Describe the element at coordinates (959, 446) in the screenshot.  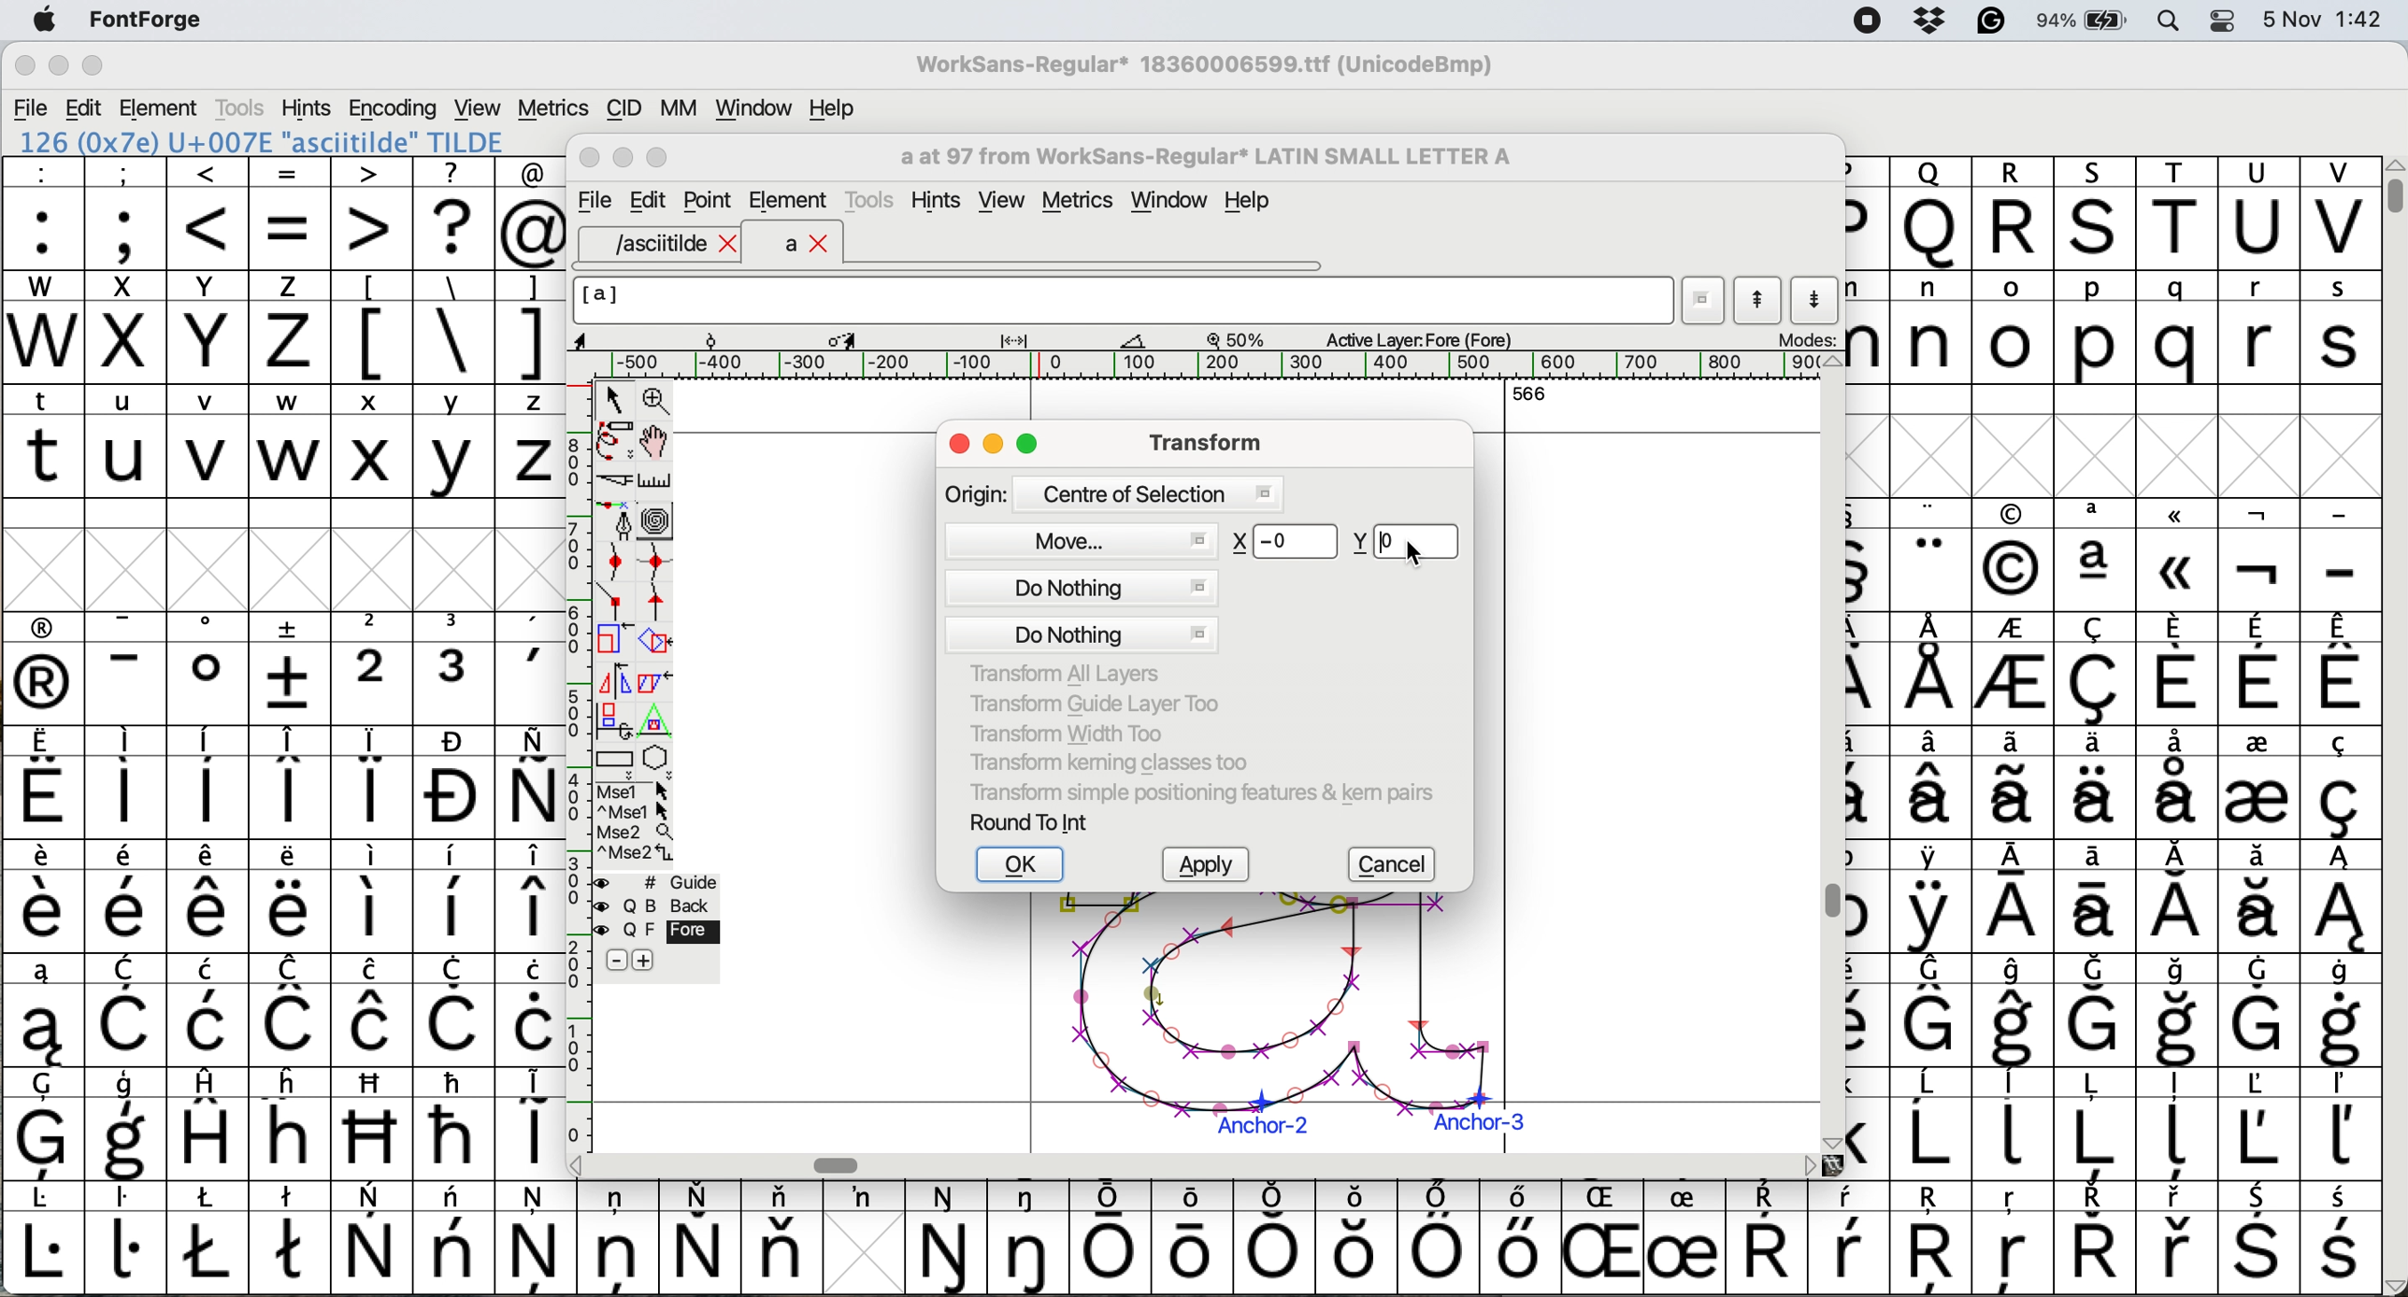
I see `close` at that location.